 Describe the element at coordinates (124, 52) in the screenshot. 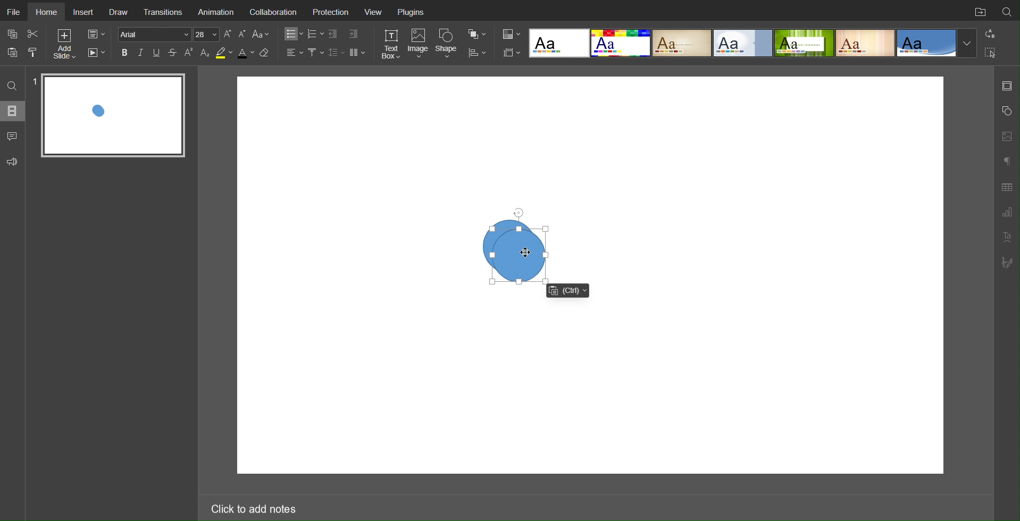

I see `Bold` at that location.